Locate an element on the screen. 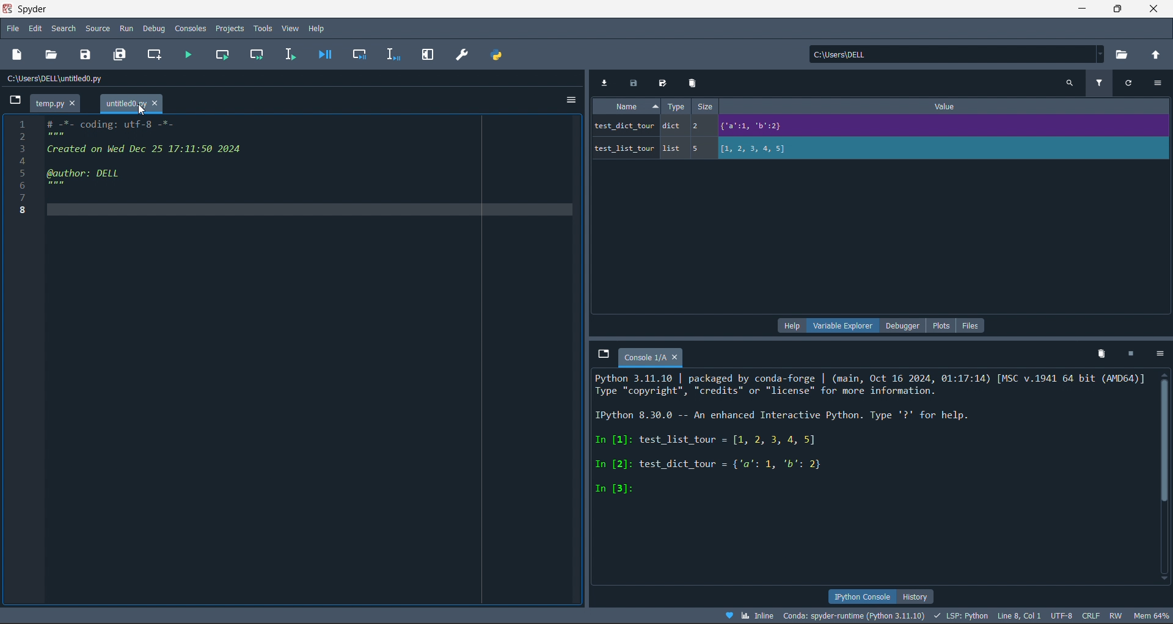 This screenshot has width=1173, height=624. RW is located at coordinates (1117, 616).